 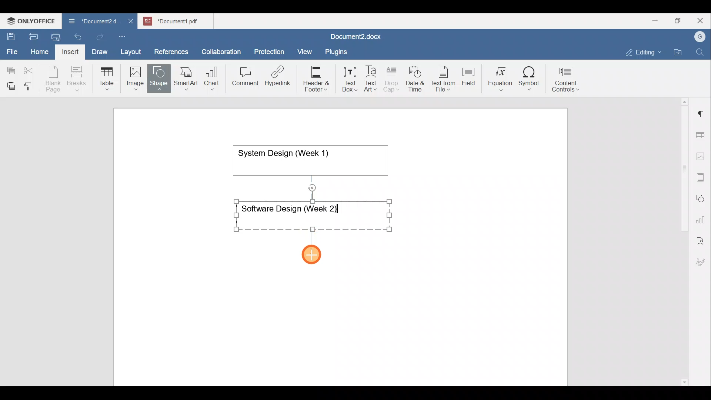 I want to click on Chart settings, so click(x=702, y=217).